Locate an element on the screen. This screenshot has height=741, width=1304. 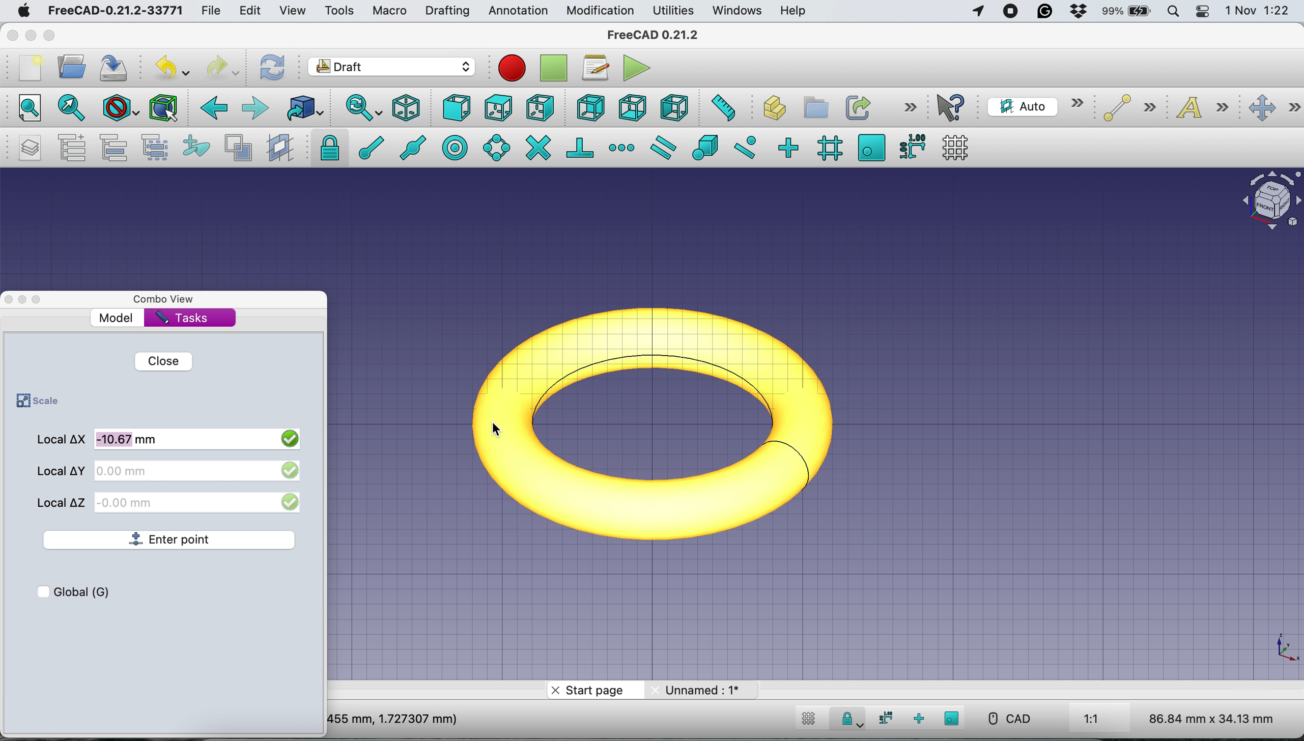
drafting is located at coordinates (447, 12).